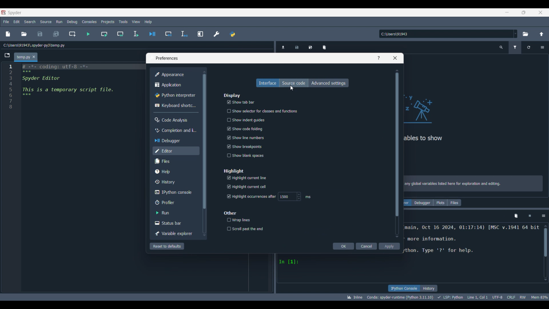  Describe the element at coordinates (8, 34) in the screenshot. I see `New file` at that location.